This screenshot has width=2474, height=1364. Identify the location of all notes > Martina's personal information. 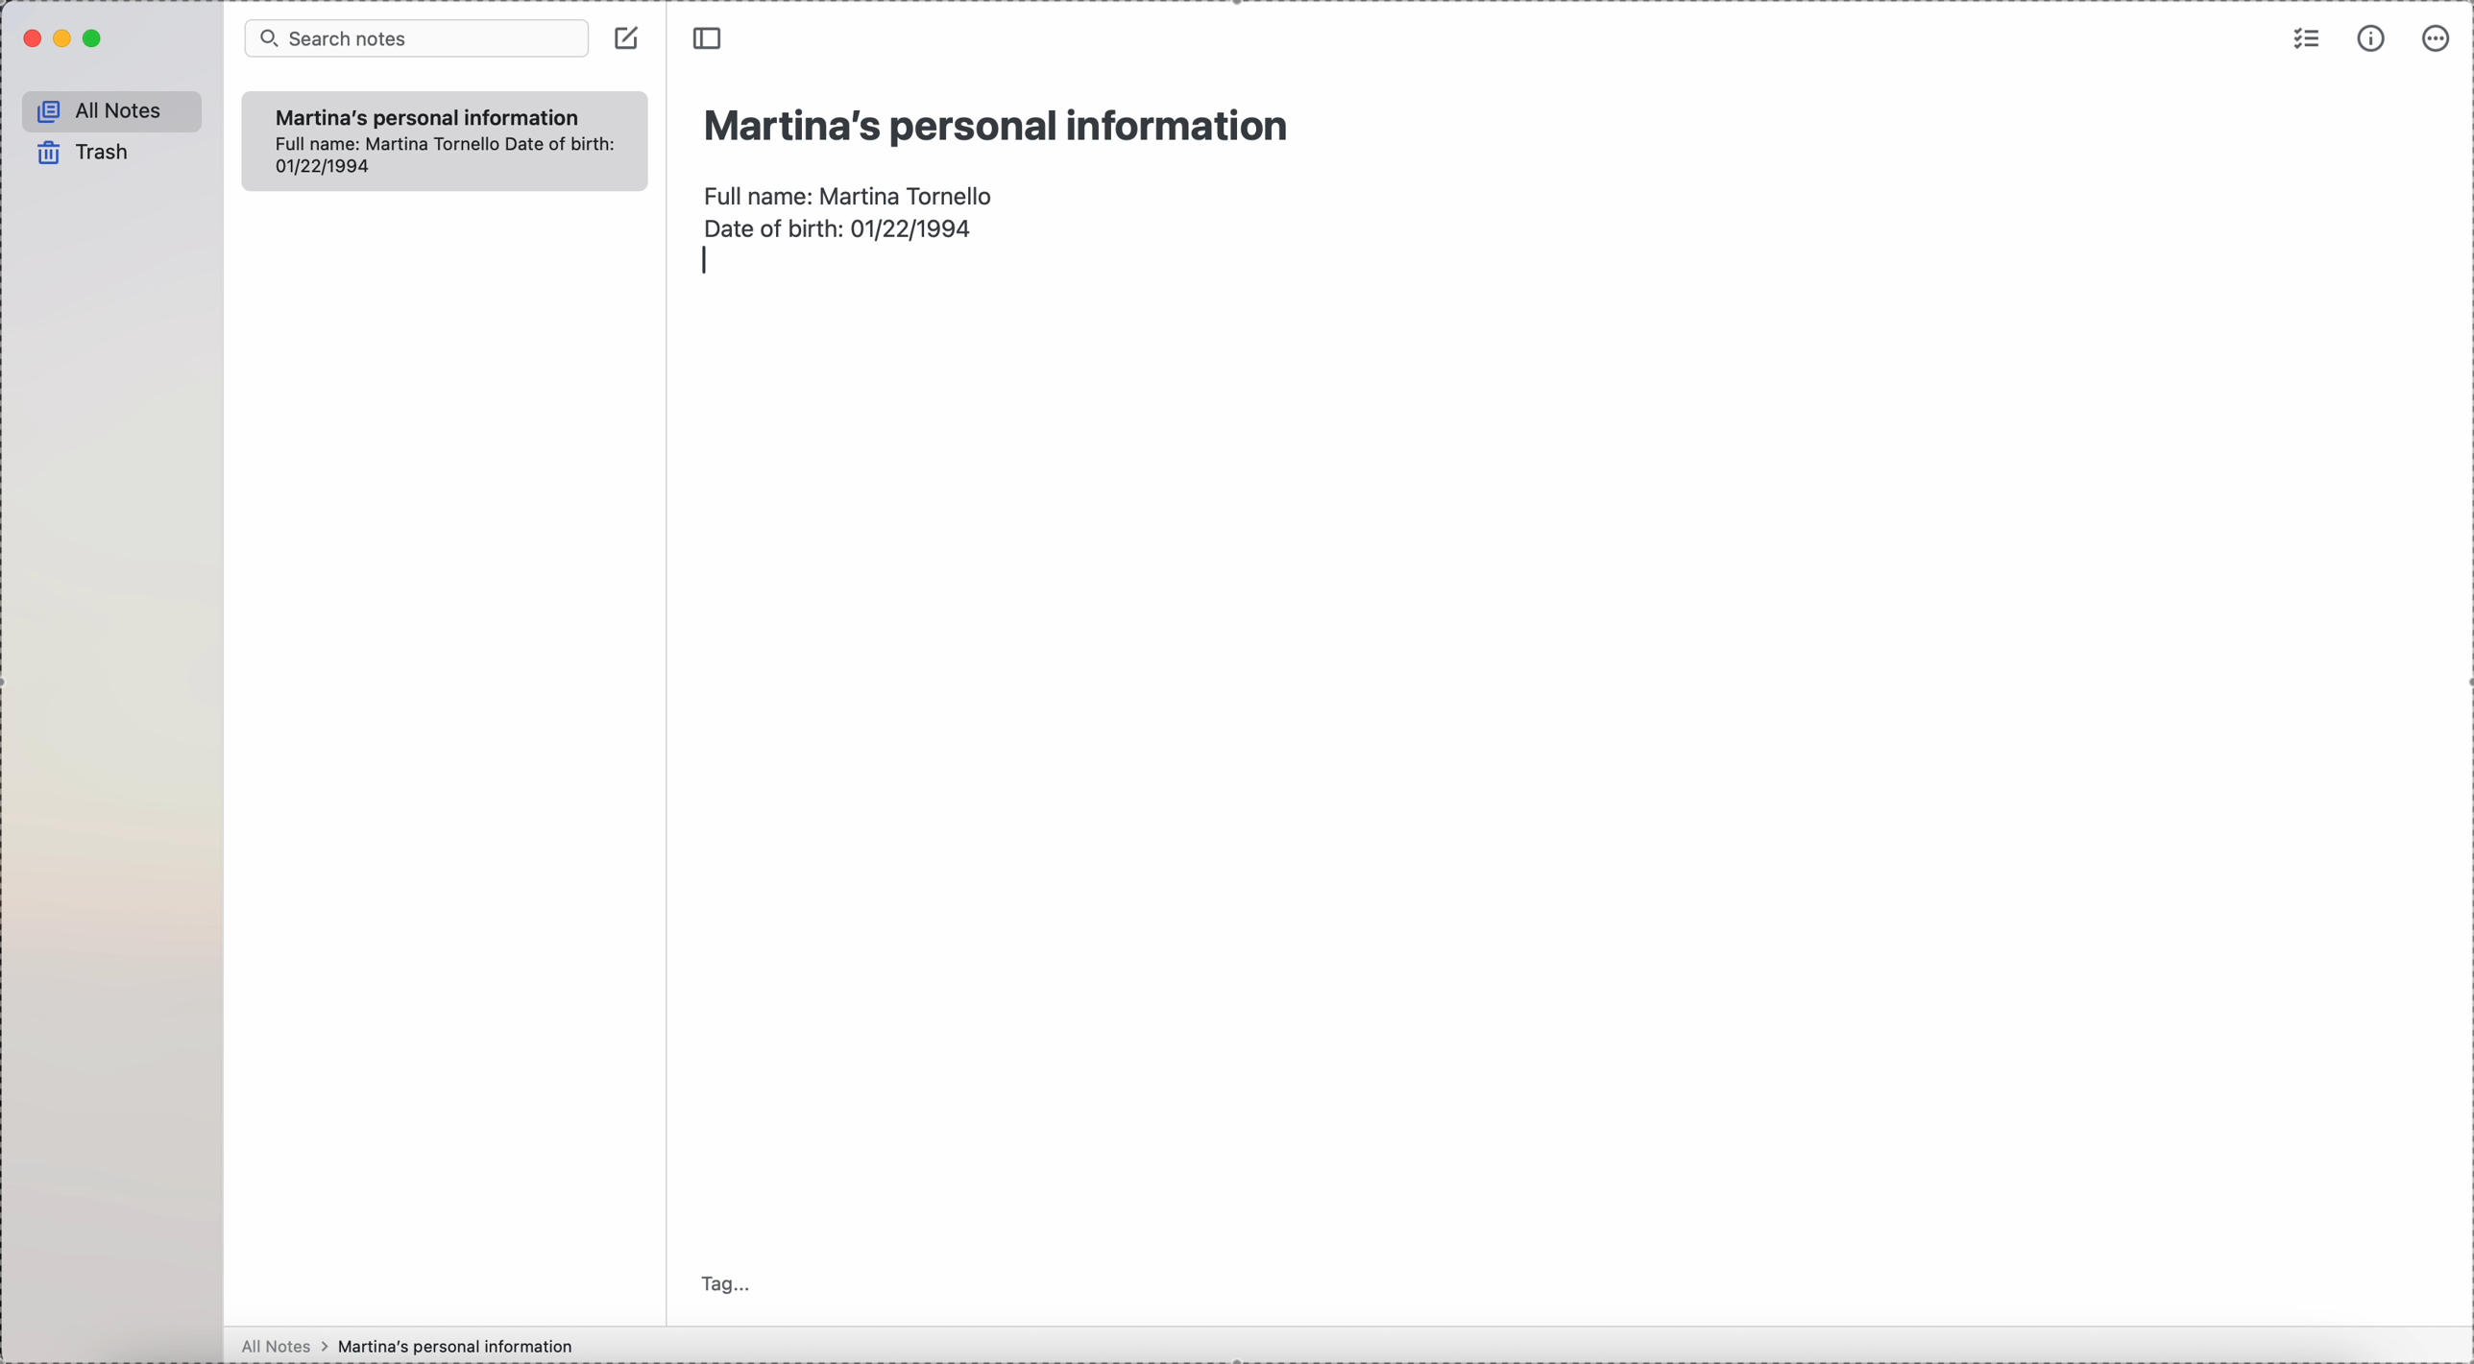
(405, 1346).